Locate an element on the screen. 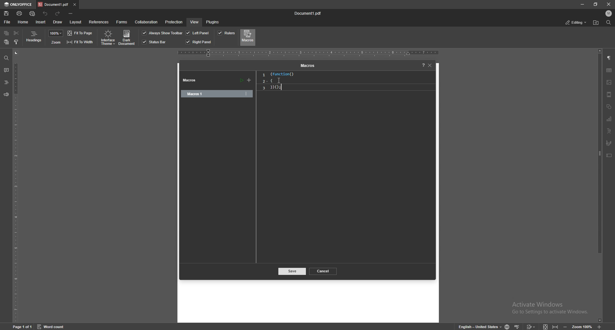  status bar is located at coordinates (155, 42).